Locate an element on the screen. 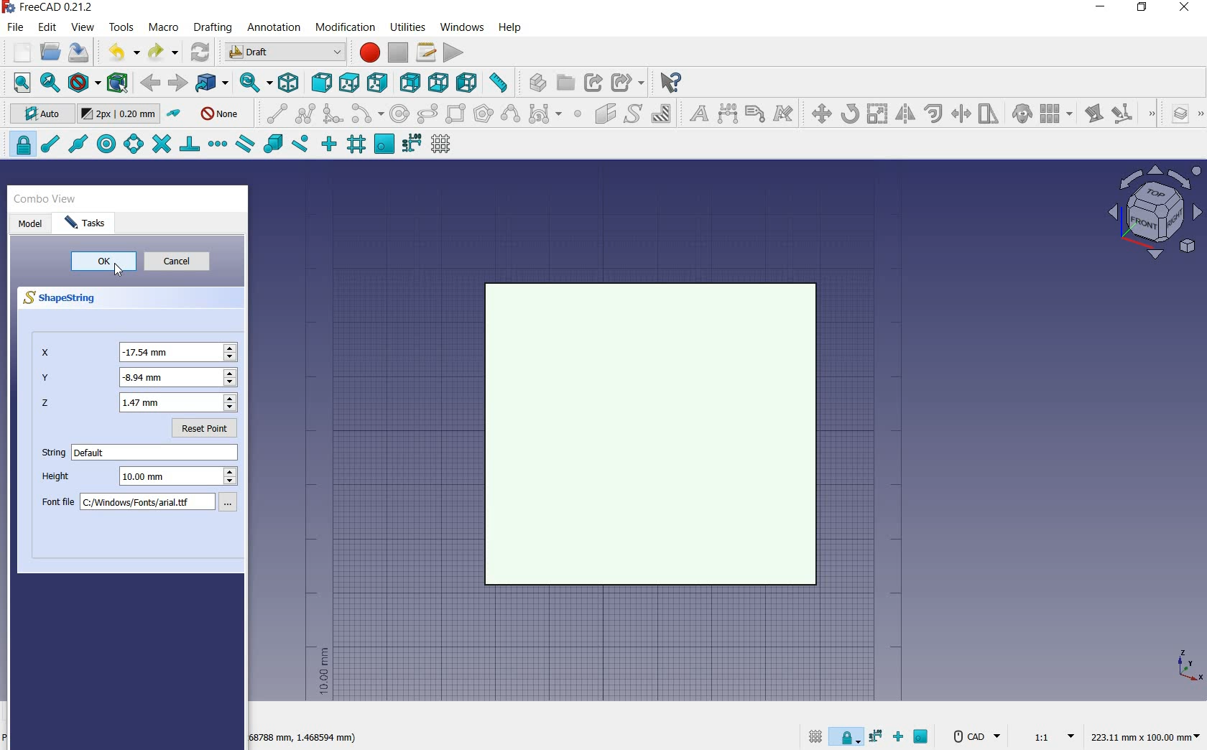  windows is located at coordinates (463, 27).